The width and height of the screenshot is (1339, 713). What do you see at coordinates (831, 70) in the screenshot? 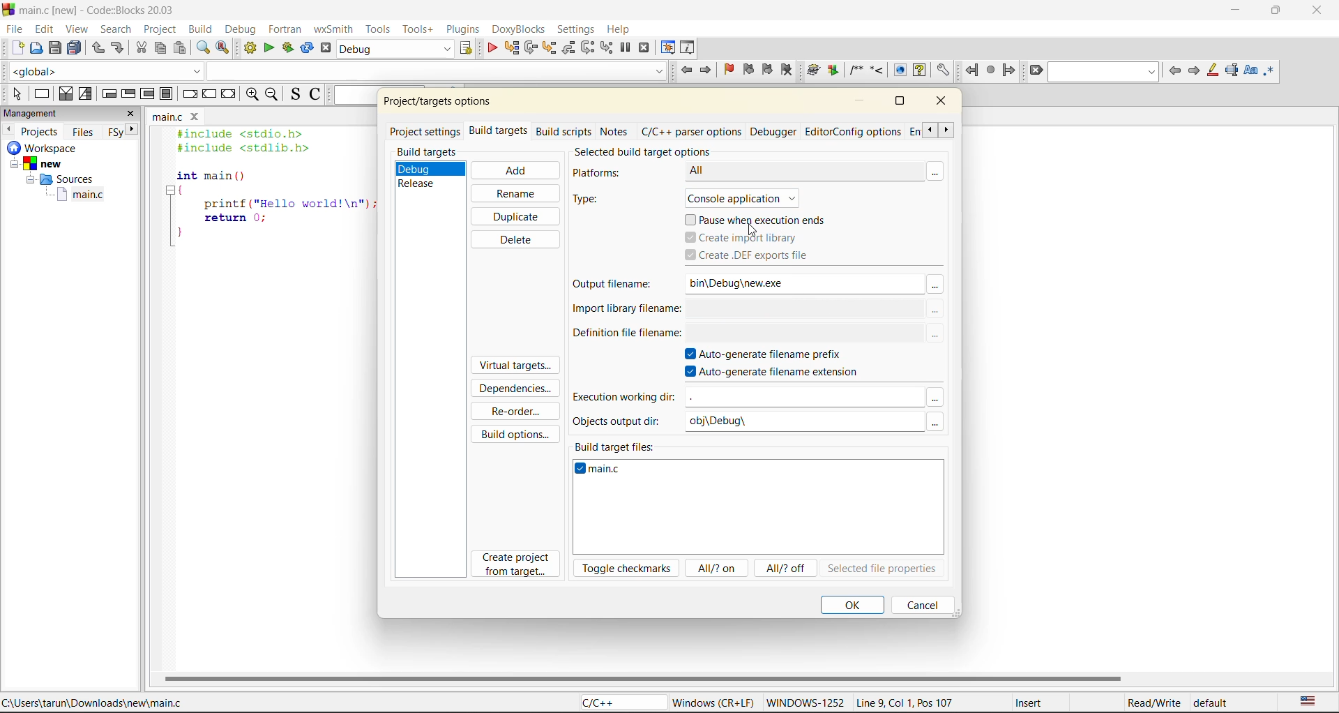
I see `Extract documentation for the current project` at bounding box center [831, 70].